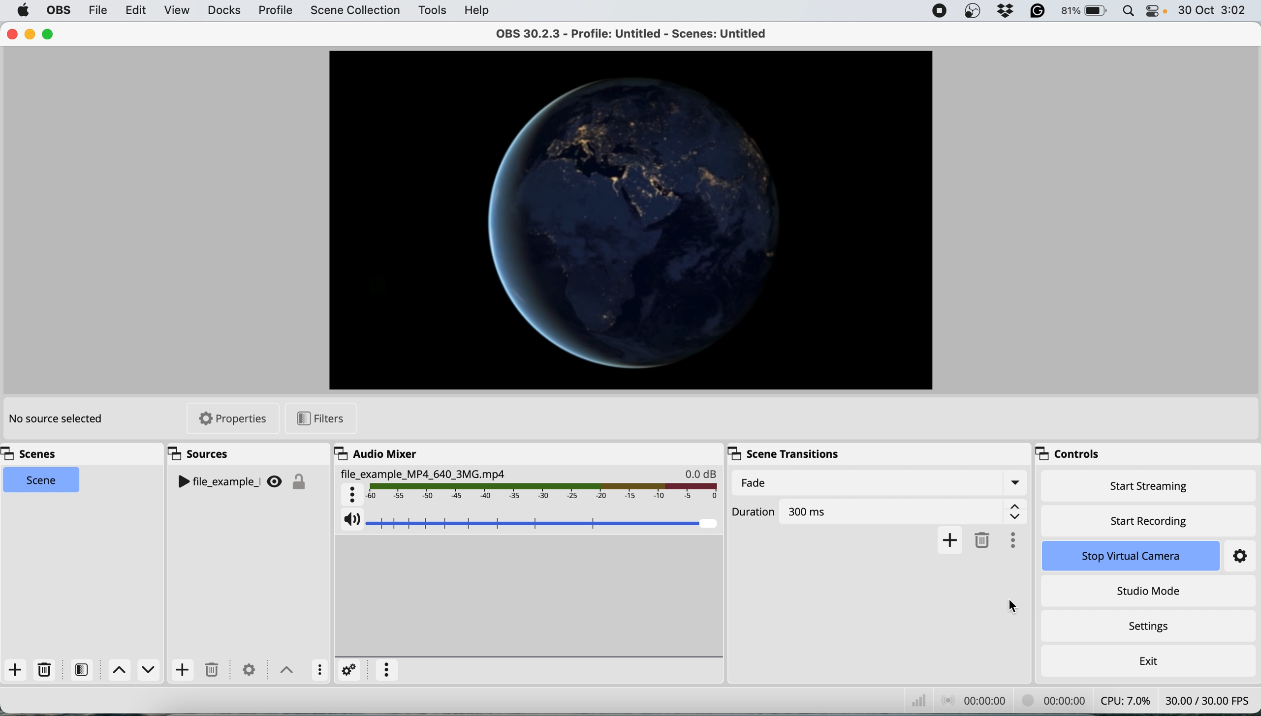 This screenshot has height=716, width=1261. Describe the element at coordinates (386, 667) in the screenshot. I see `more options` at that location.